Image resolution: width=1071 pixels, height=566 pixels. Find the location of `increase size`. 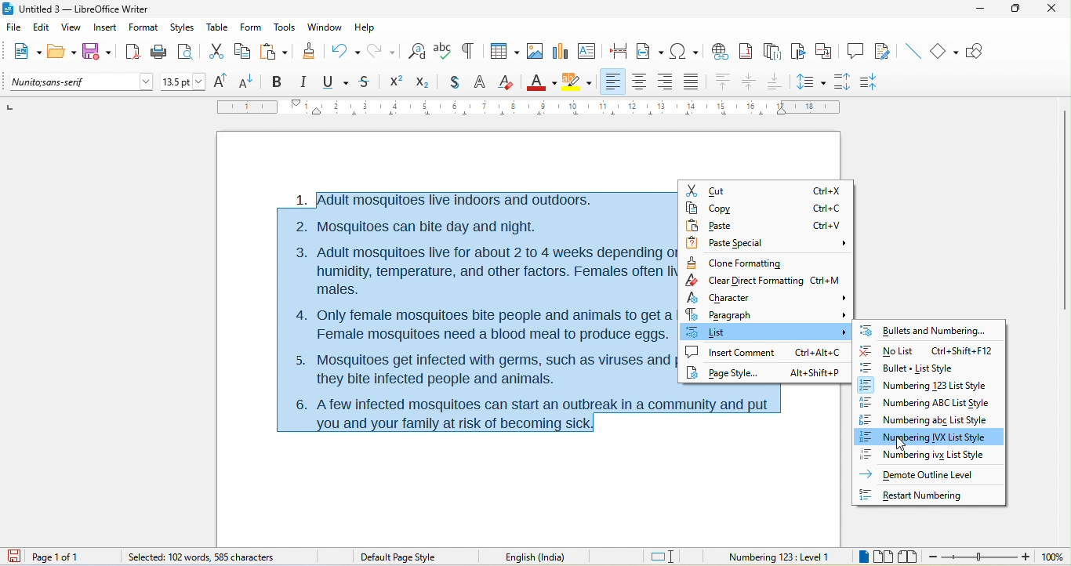

increase size is located at coordinates (223, 82).